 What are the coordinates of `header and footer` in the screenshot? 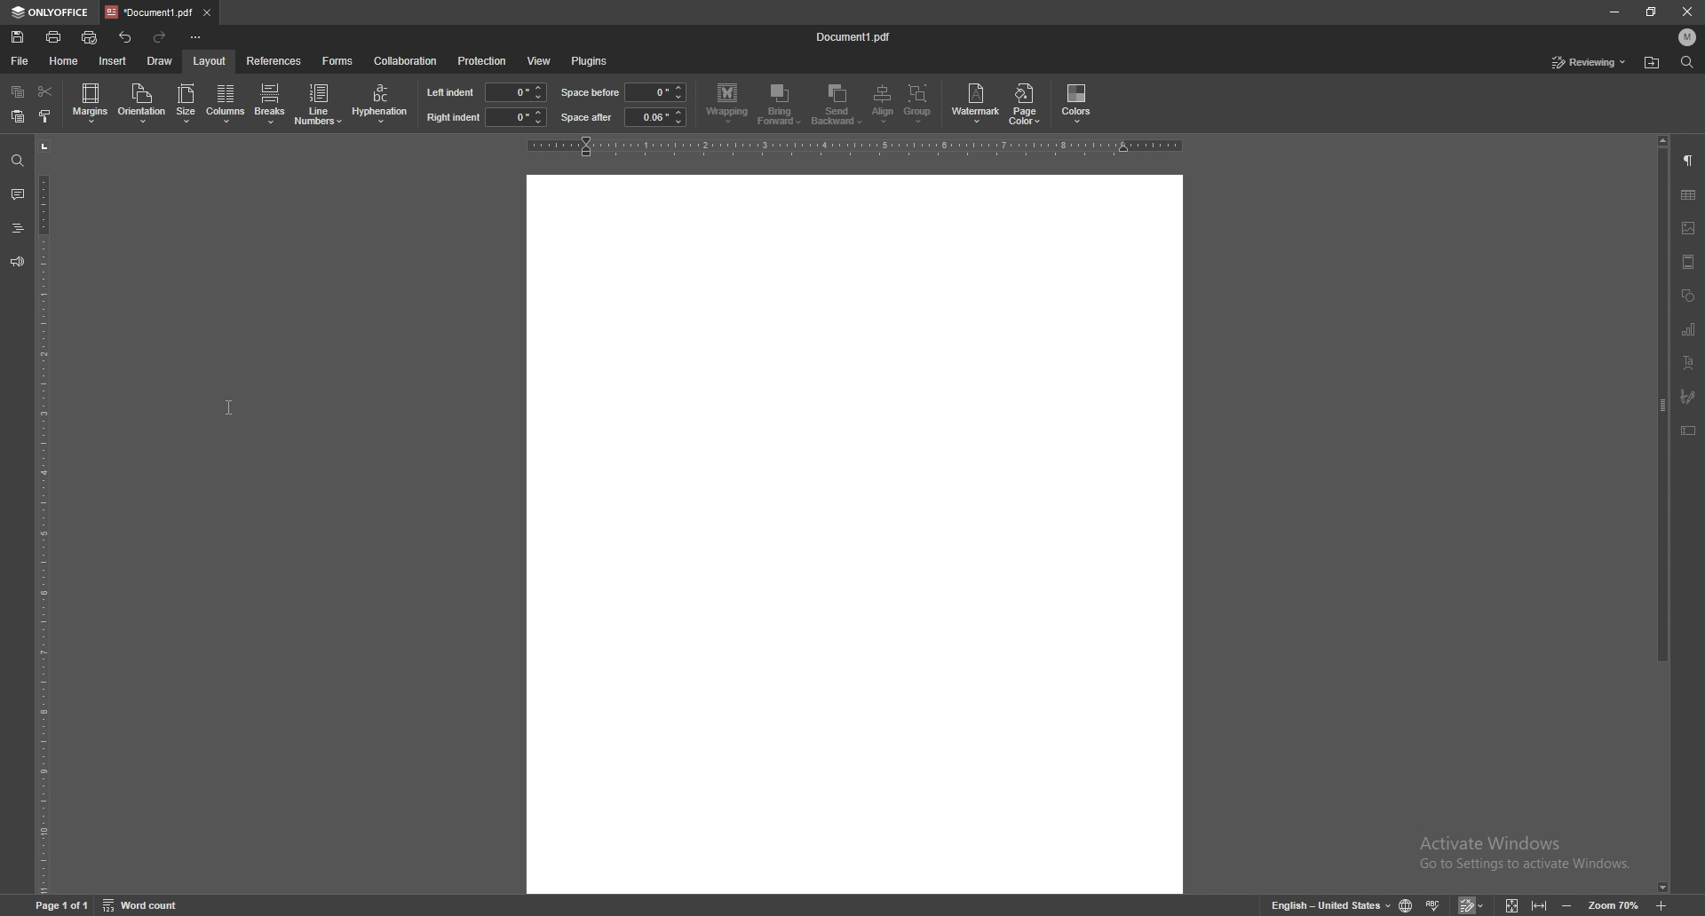 It's located at (1688, 262).